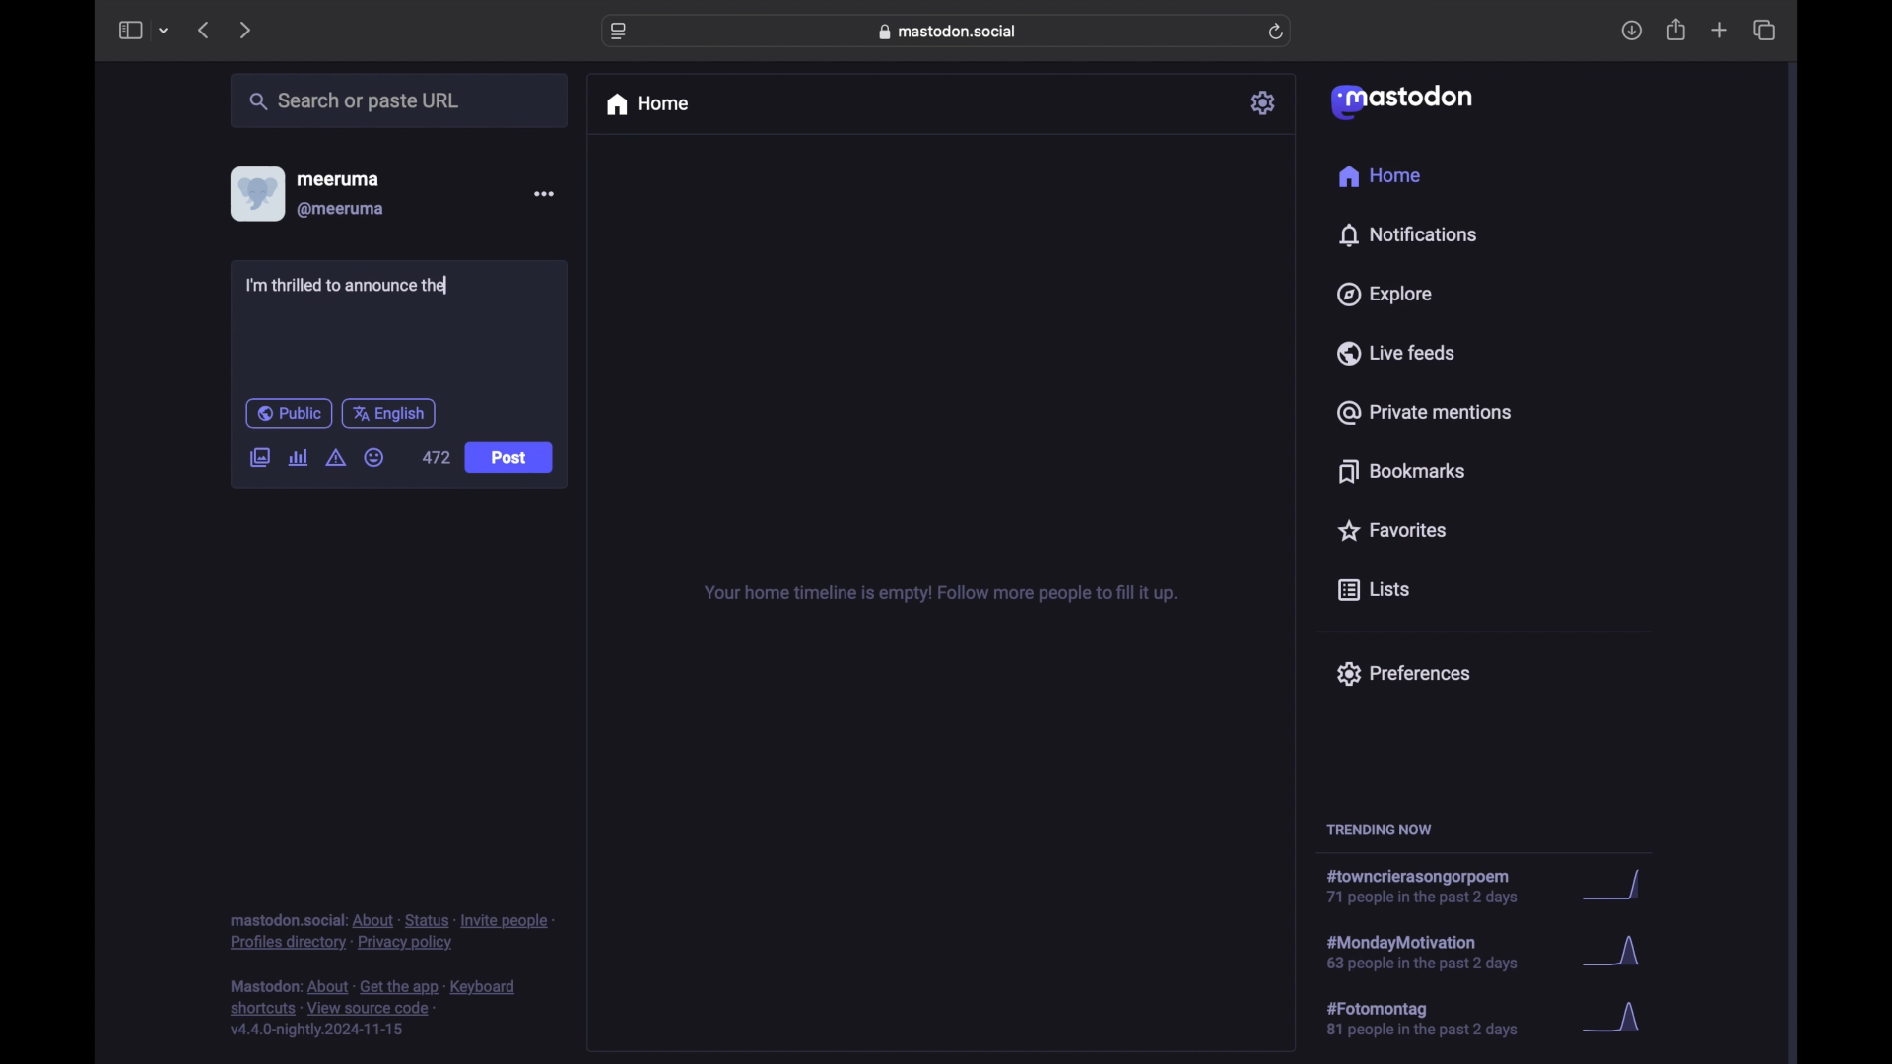 The width and height of the screenshot is (1892, 1064). Describe the element at coordinates (1677, 30) in the screenshot. I see `share` at that location.